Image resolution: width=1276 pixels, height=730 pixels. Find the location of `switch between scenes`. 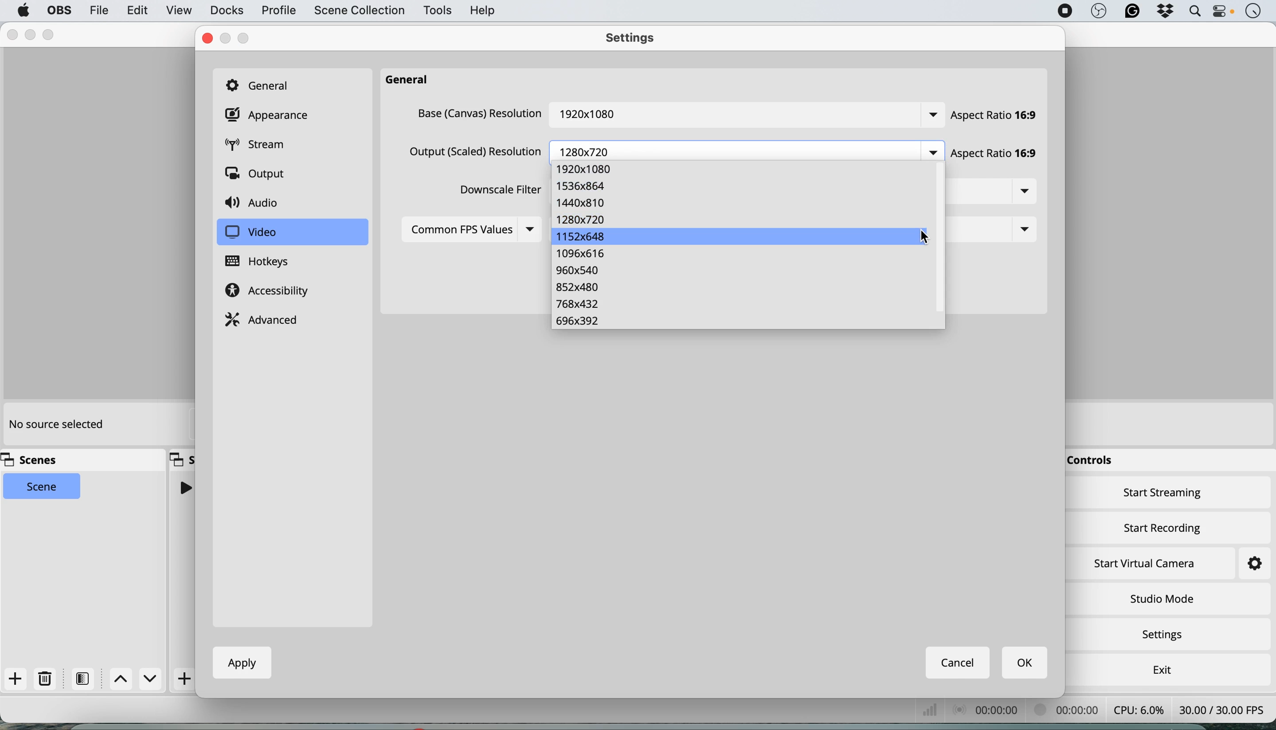

switch between scenes is located at coordinates (134, 680).